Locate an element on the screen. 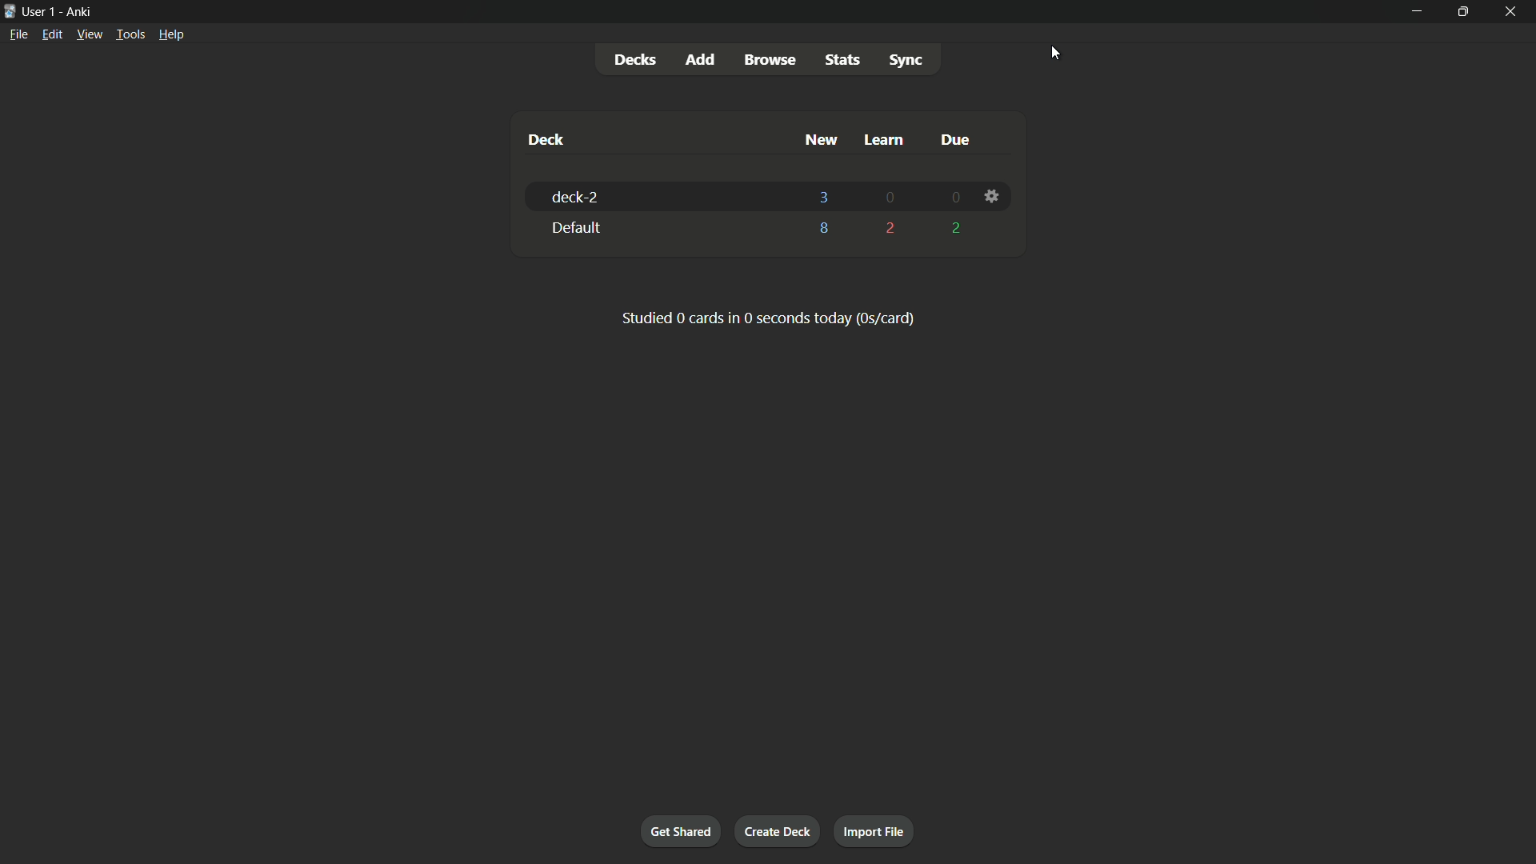 The image size is (1536, 864). 2 is located at coordinates (953, 228).